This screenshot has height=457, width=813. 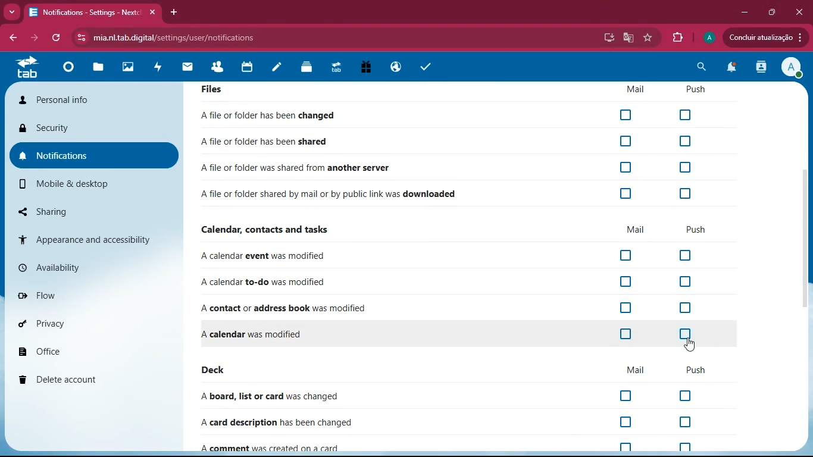 I want to click on event, so click(x=323, y=256).